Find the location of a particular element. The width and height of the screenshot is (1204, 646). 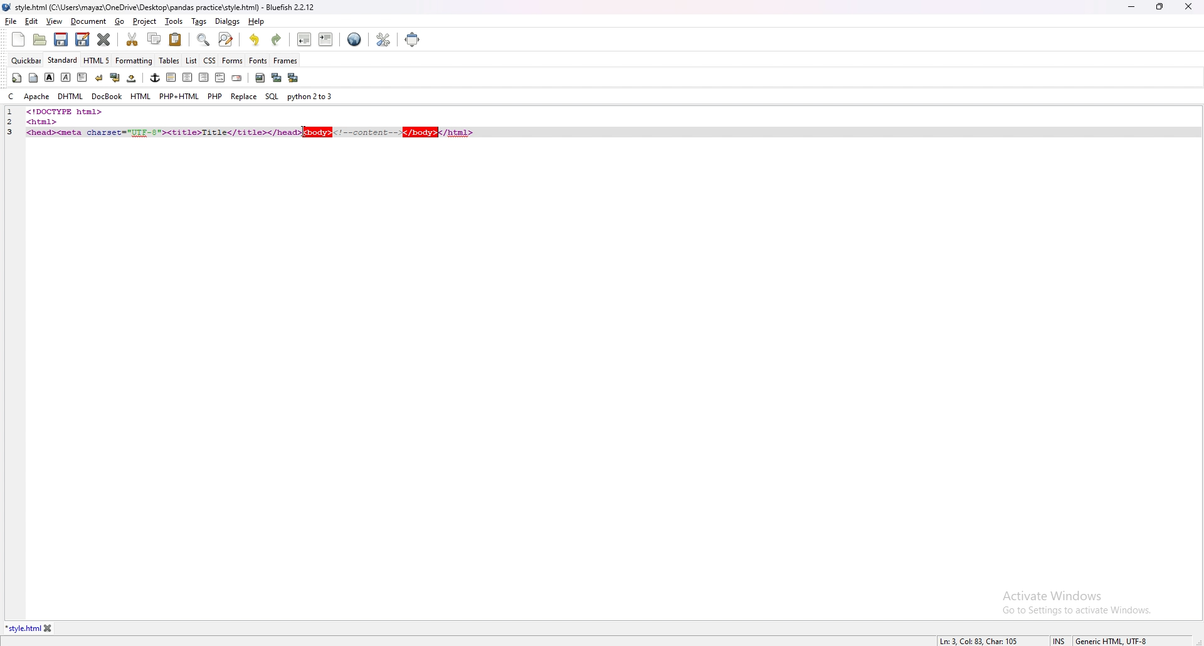

undo is located at coordinates (255, 40).